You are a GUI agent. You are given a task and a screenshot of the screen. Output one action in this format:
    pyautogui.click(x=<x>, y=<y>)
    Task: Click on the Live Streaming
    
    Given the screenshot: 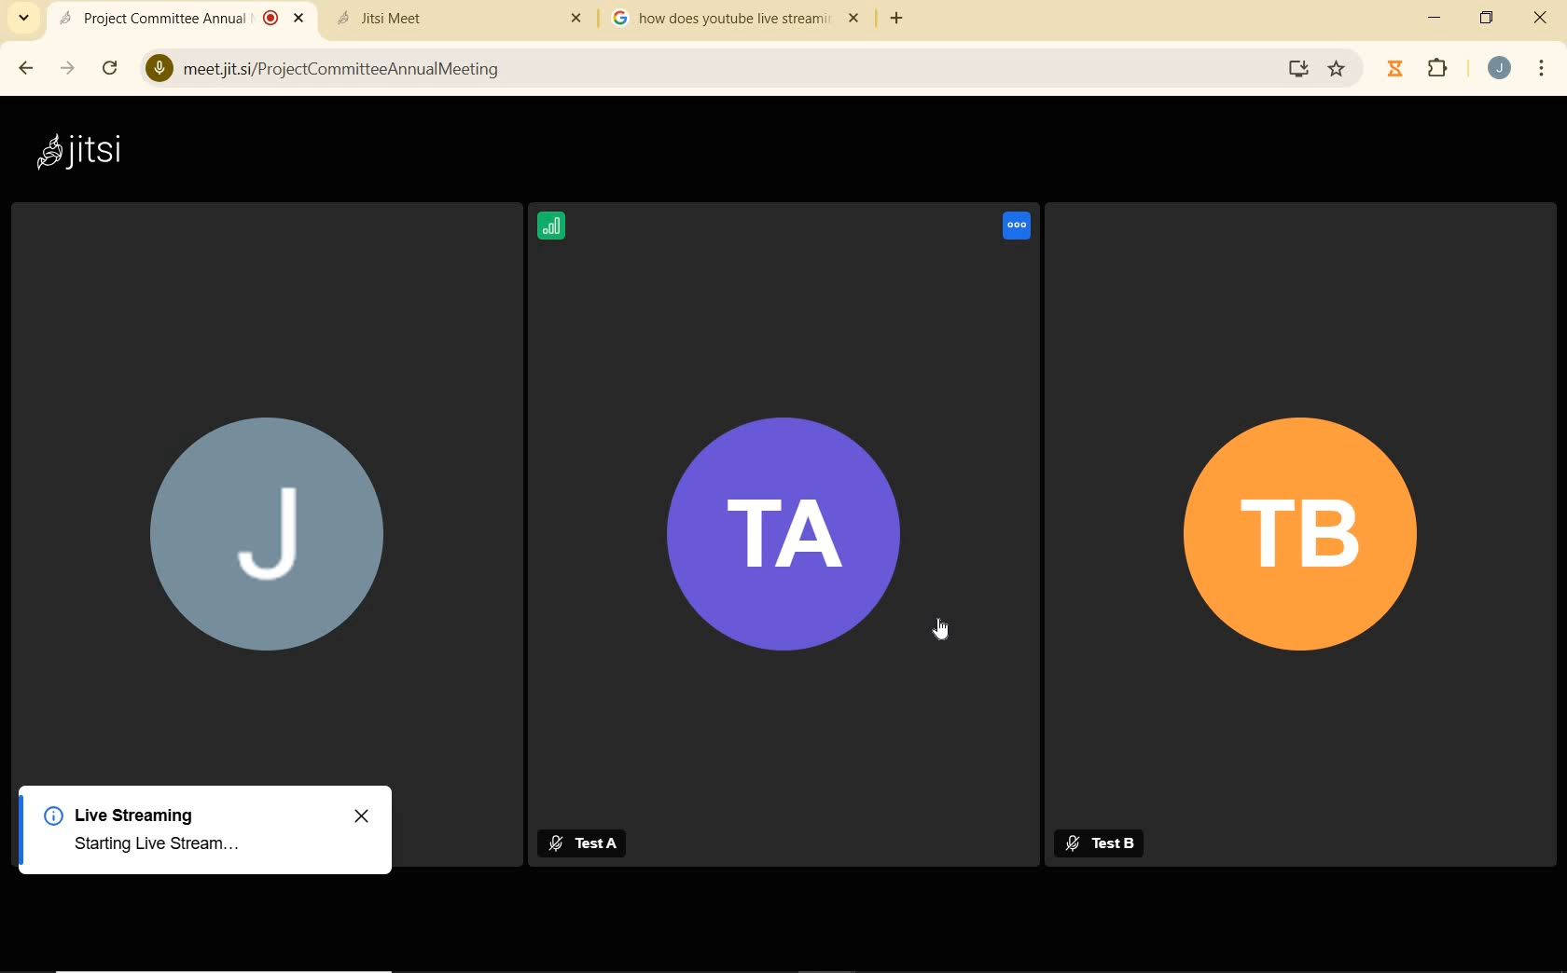 What is the action you would take?
    pyautogui.click(x=195, y=809)
    